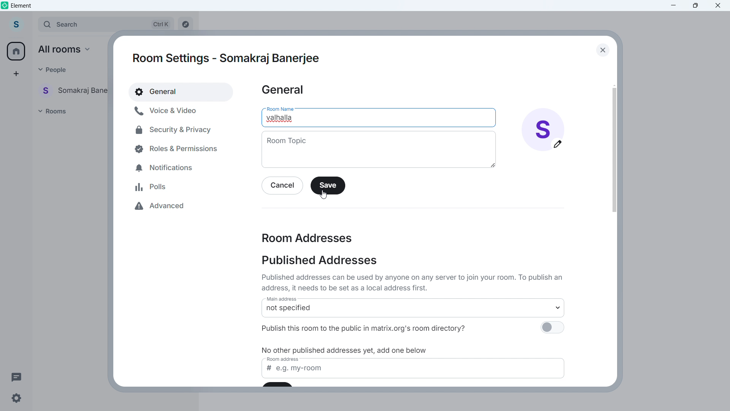 The width and height of the screenshot is (730, 411). Describe the element at coordinates (614, 85) in the screenshot. I see `Scroll up ` at that location.